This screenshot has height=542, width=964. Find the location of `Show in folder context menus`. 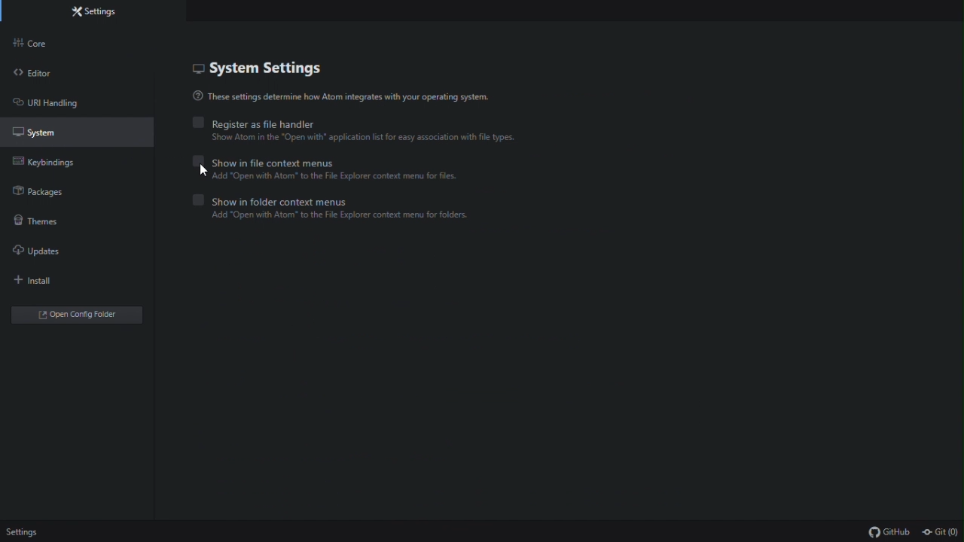

Show in folder context menus is located at coordinates (282, 200).